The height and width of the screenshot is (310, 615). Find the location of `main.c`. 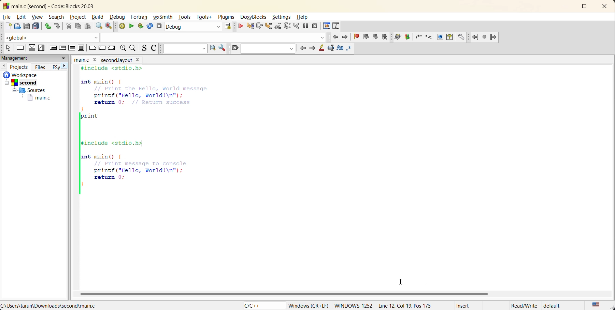

main.c is located at coordinates (38, 98).